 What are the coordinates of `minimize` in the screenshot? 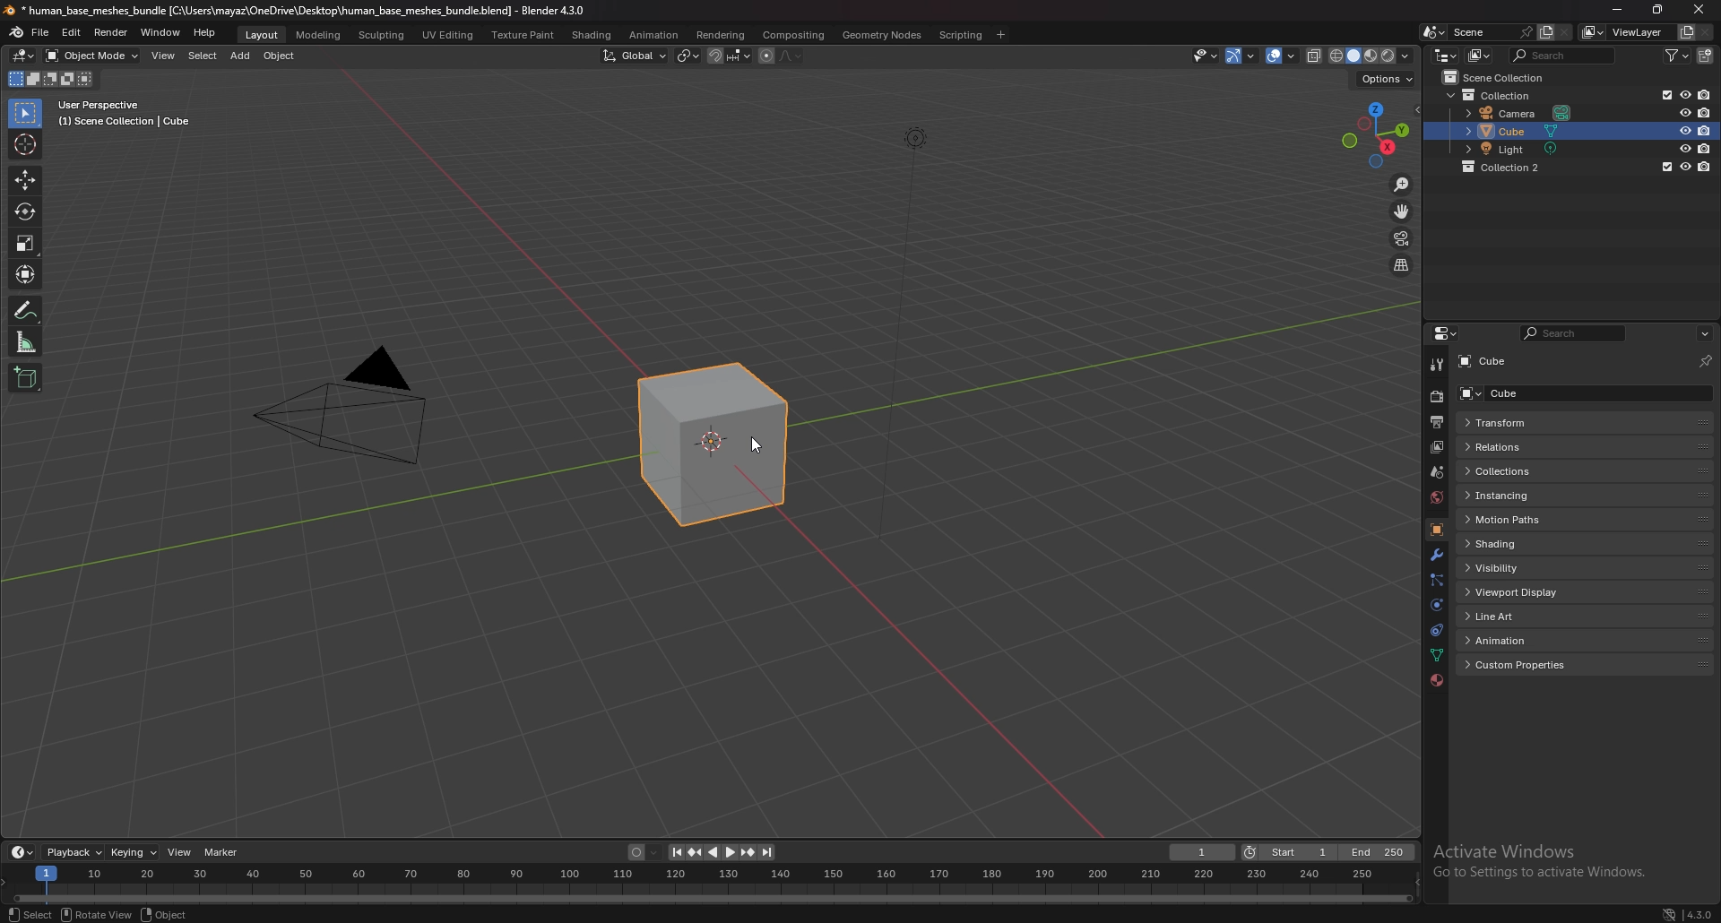 It's located at (1617, 8).